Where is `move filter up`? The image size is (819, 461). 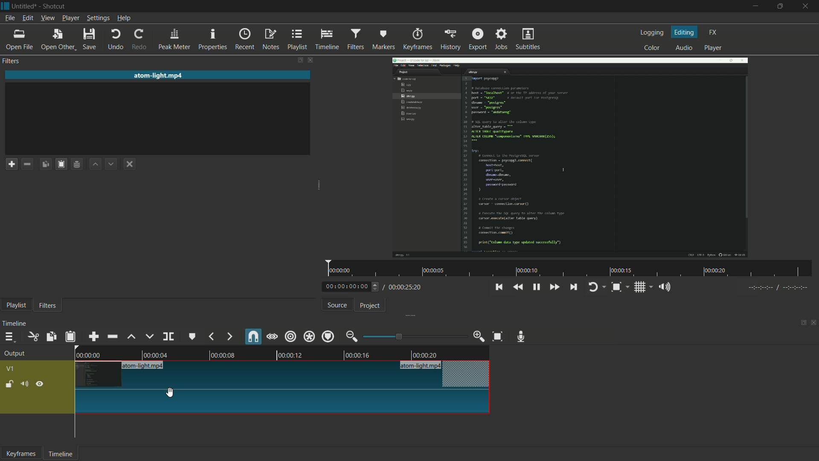
move filter up is located at coordinates (96, 164).